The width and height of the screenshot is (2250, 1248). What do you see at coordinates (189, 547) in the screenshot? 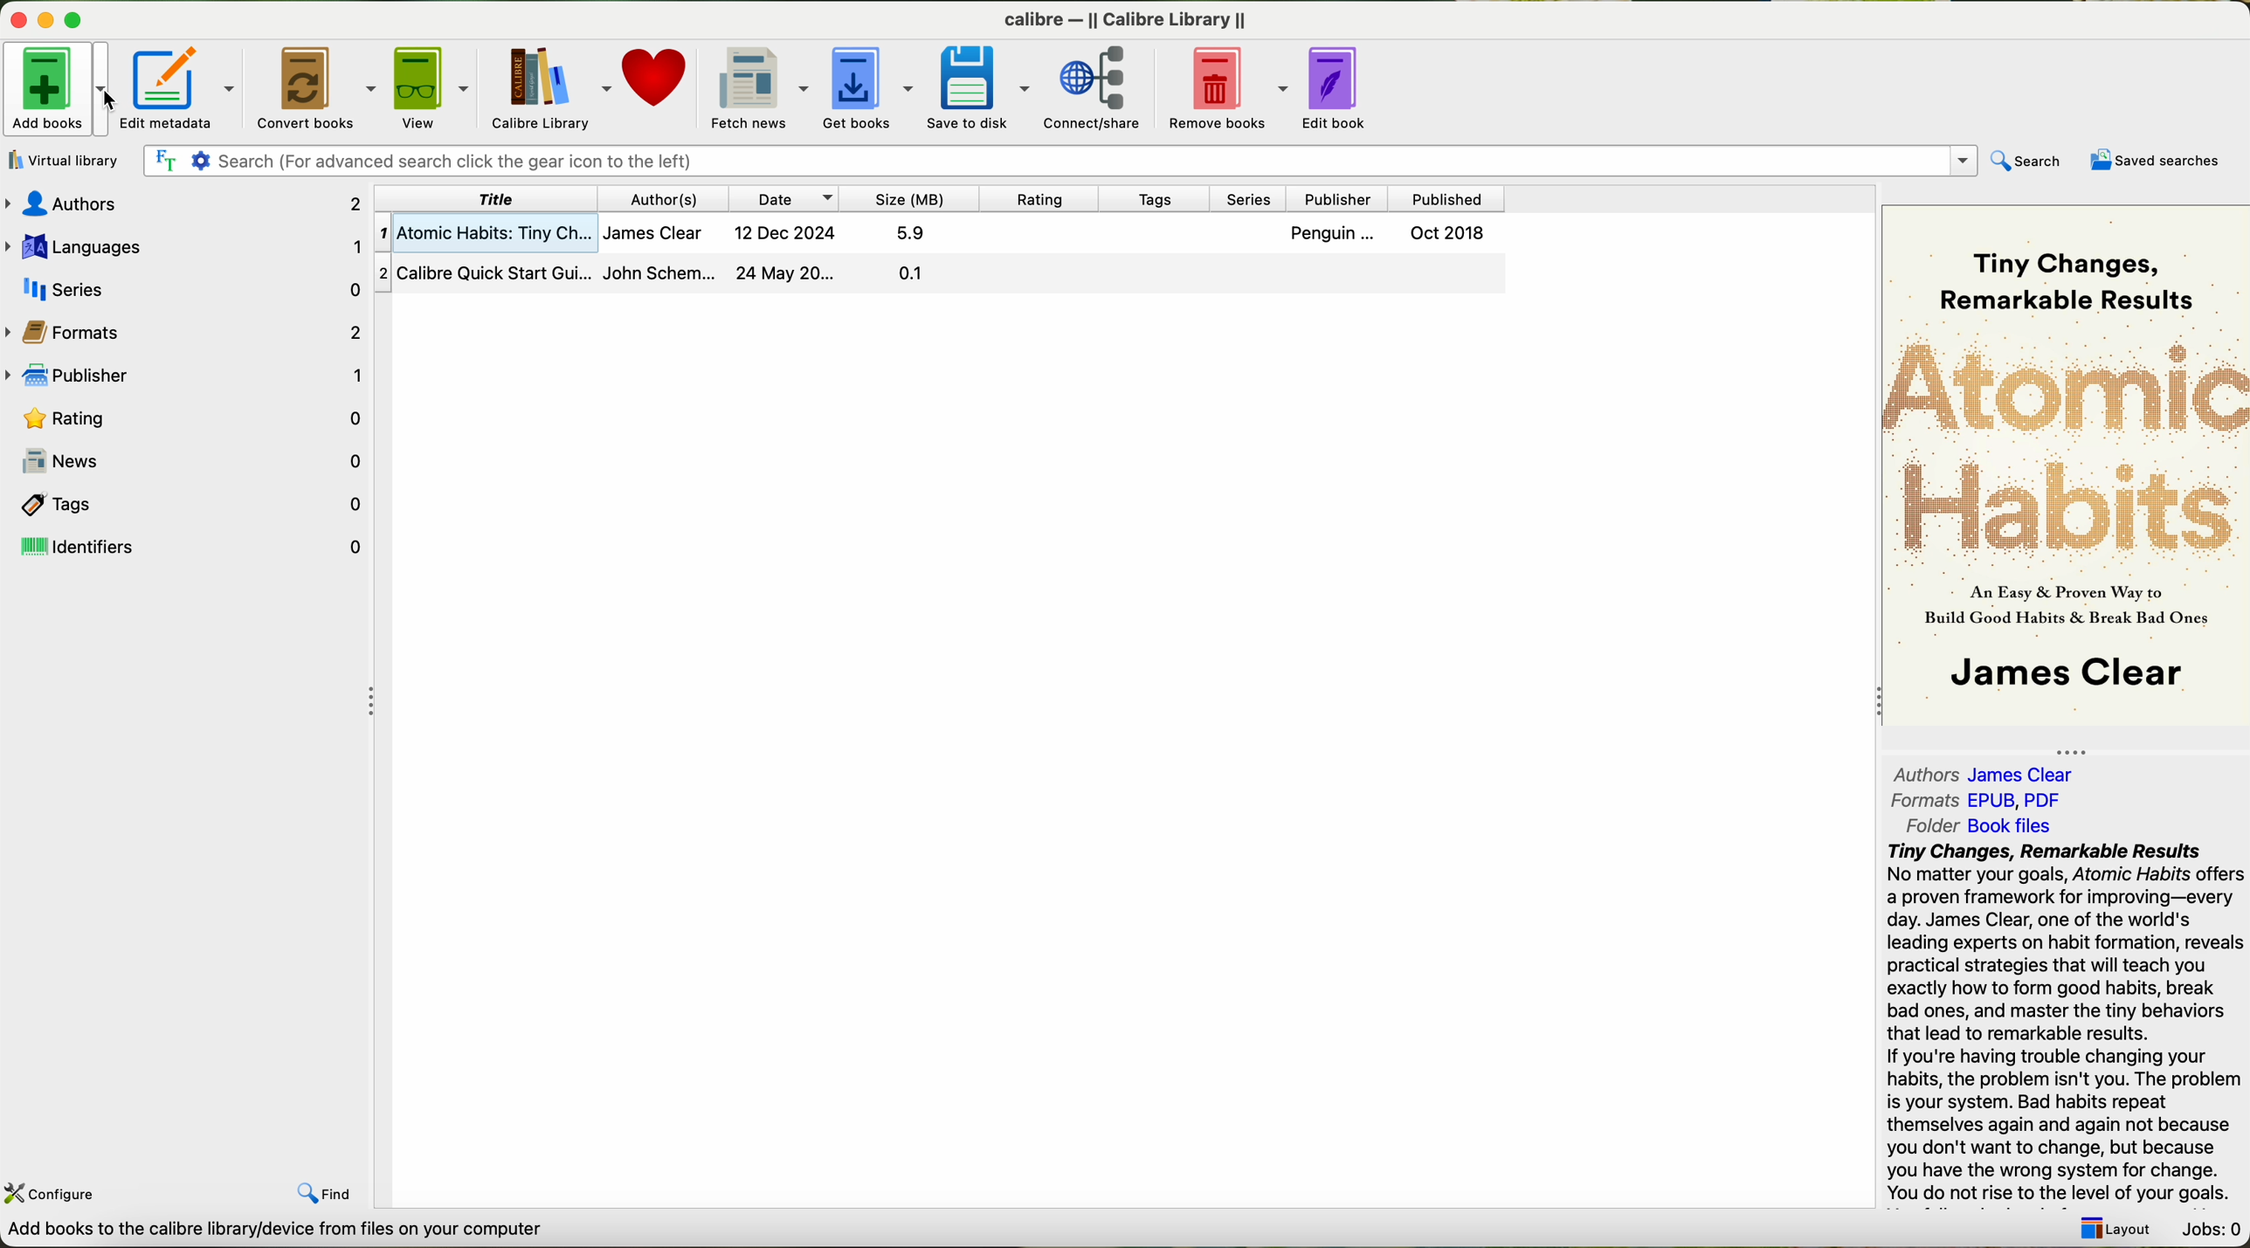
I see `identifiers` at bounding box center [189, 547].